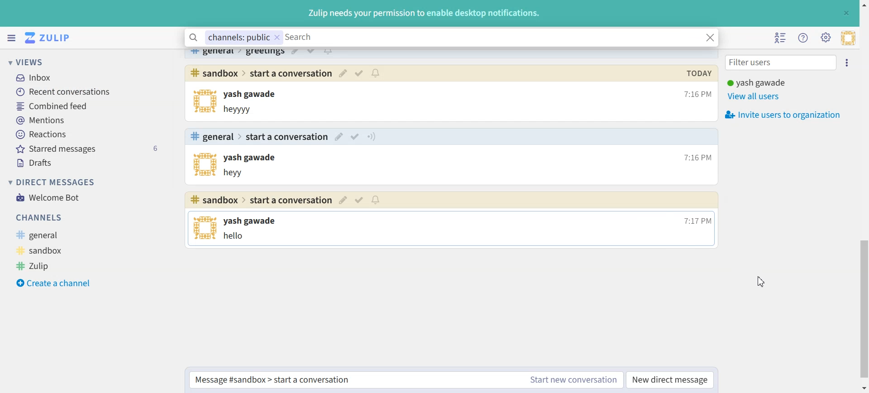 The width and height of the screenshot is (869, 393). I want to click on Configure topic notification, so click(371, 136).